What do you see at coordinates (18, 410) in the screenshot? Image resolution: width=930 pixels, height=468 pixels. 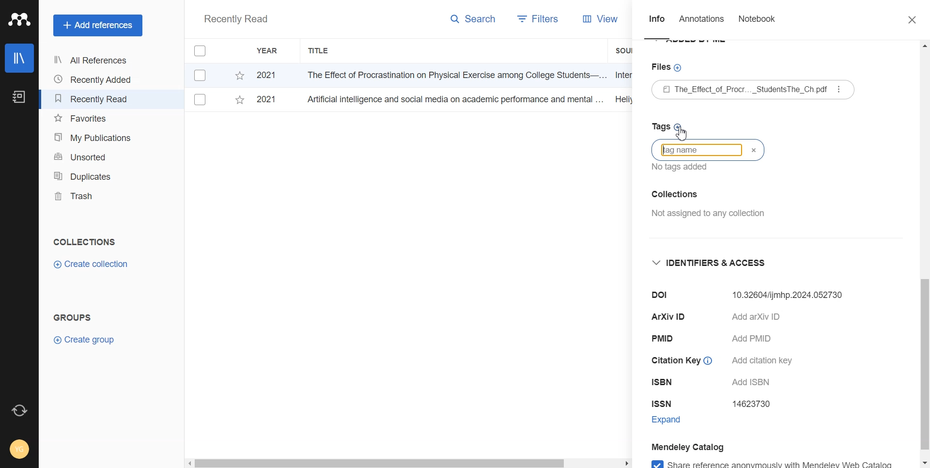 I see `Auto sync` at bounding box center [18, 410].